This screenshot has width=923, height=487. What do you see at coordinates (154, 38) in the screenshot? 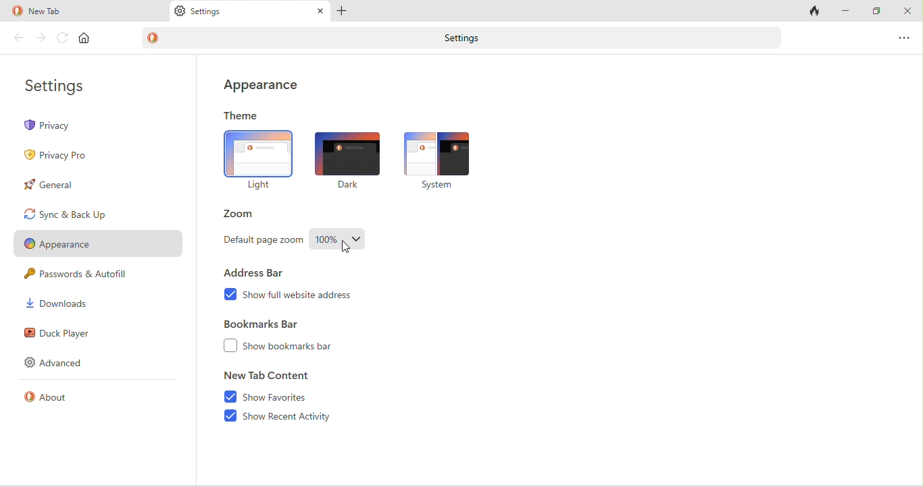
I see `duck duck go logo` at bounding box center [154, 38].